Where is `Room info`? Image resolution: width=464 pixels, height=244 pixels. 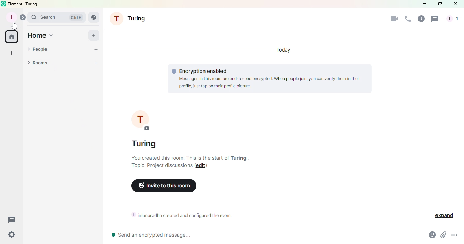 Room info is located at coordinates (420, 19).